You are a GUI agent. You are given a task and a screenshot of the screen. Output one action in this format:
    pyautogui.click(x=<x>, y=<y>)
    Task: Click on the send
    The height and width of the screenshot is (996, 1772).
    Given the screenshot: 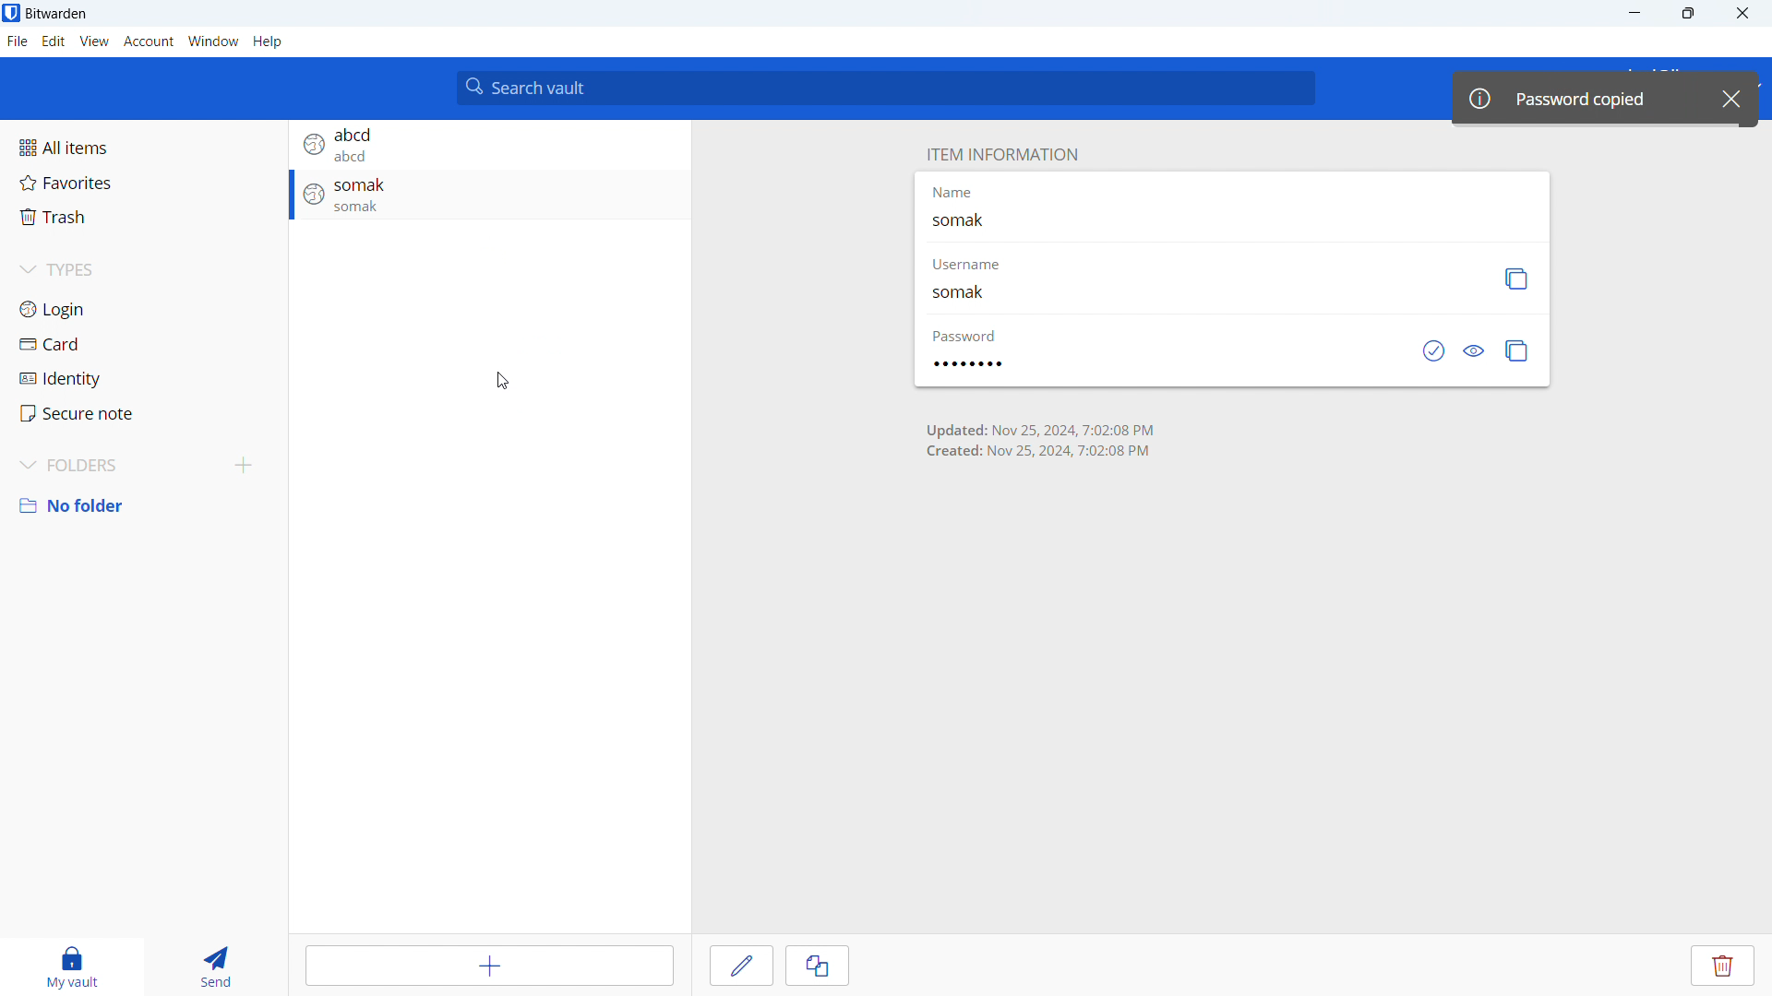 What is the action you would take?
    pyautogui.click(x=223, y=966)
    